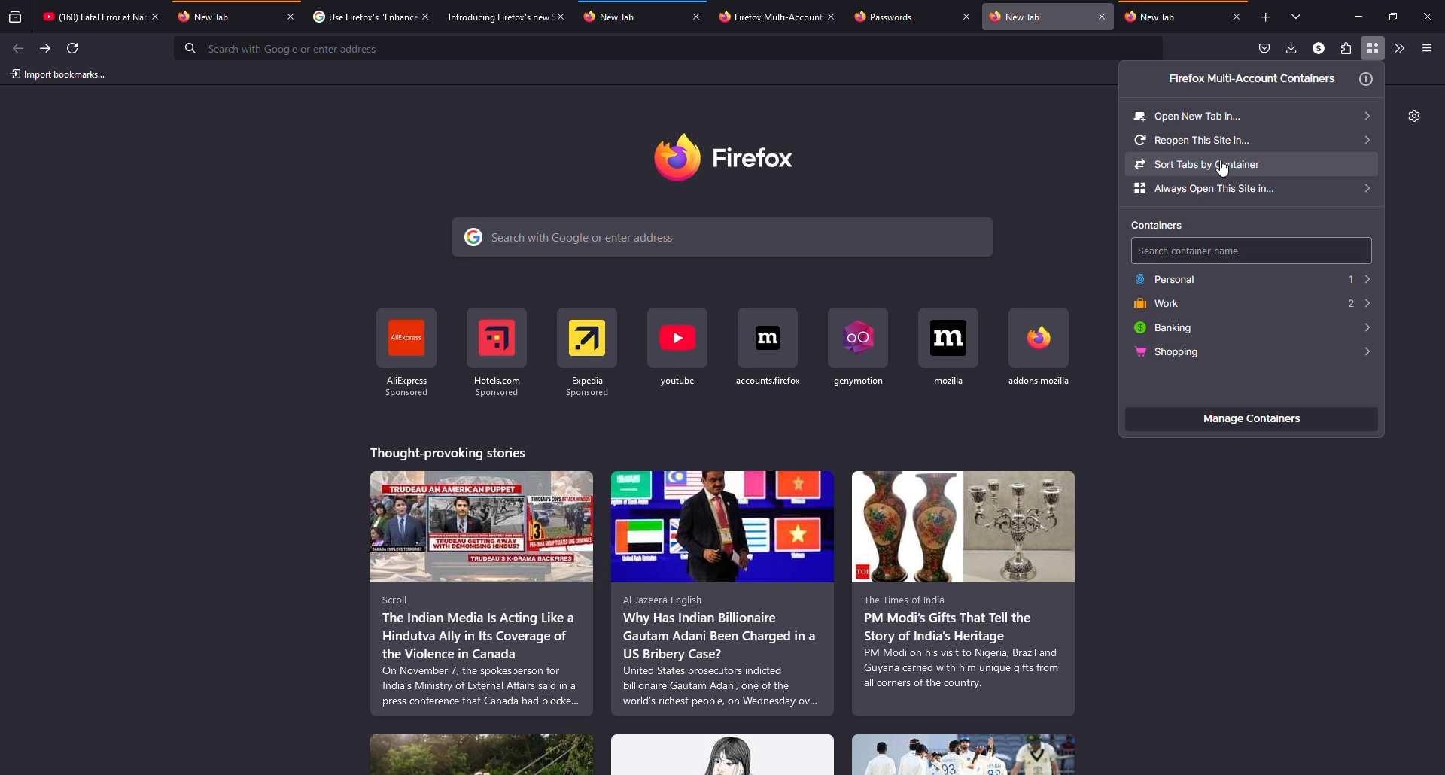  I want to click on personal, so click(1167, 278).